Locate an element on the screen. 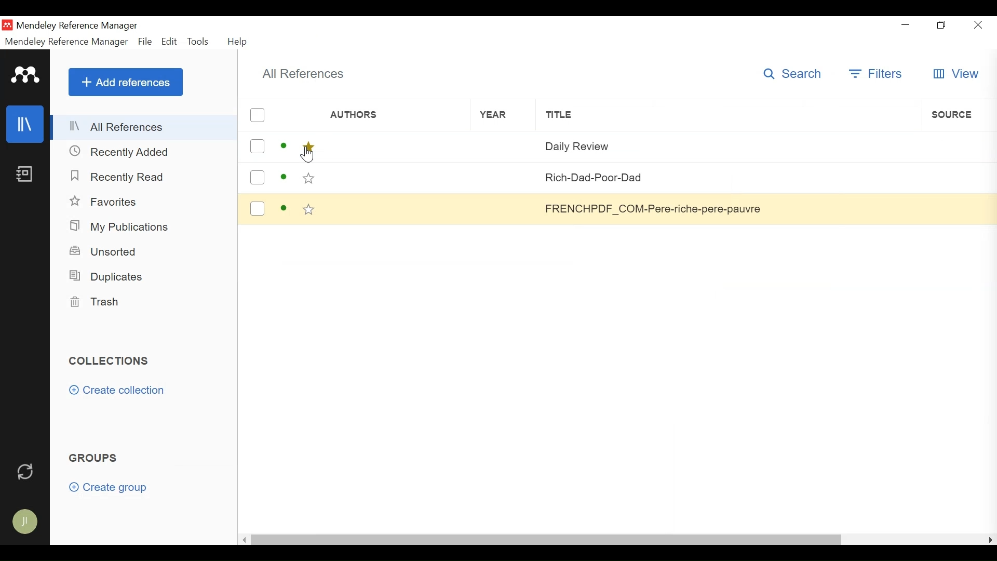 The width and height of the screenshot is (997, 561). (un)select Favorite is located at coordinates (308, 146).